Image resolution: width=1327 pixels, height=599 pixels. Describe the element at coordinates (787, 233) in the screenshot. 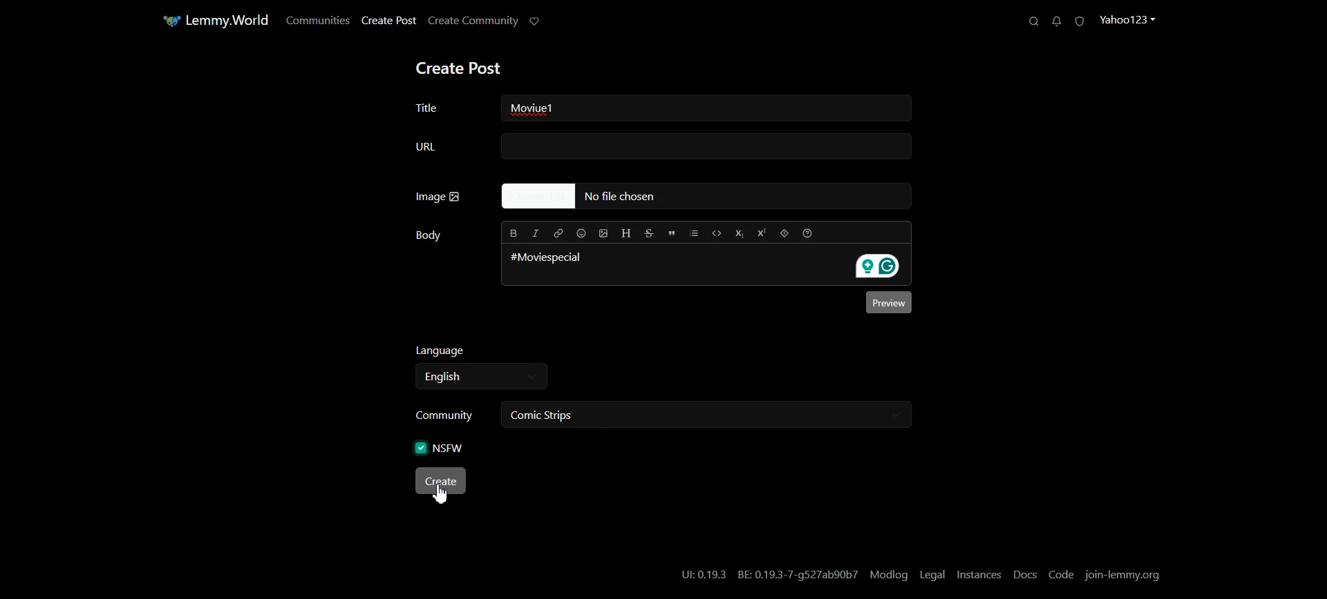

I see `Spoiler` at that location.